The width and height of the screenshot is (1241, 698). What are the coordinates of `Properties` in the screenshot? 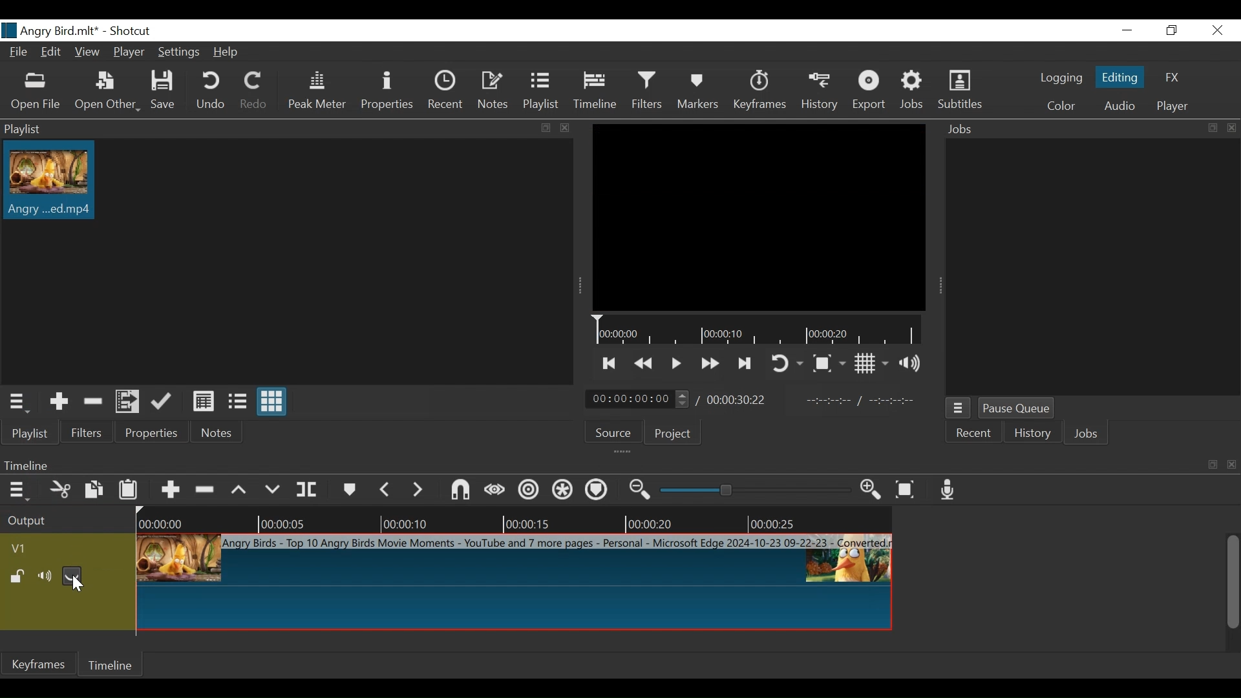 It's located at (388, 90).